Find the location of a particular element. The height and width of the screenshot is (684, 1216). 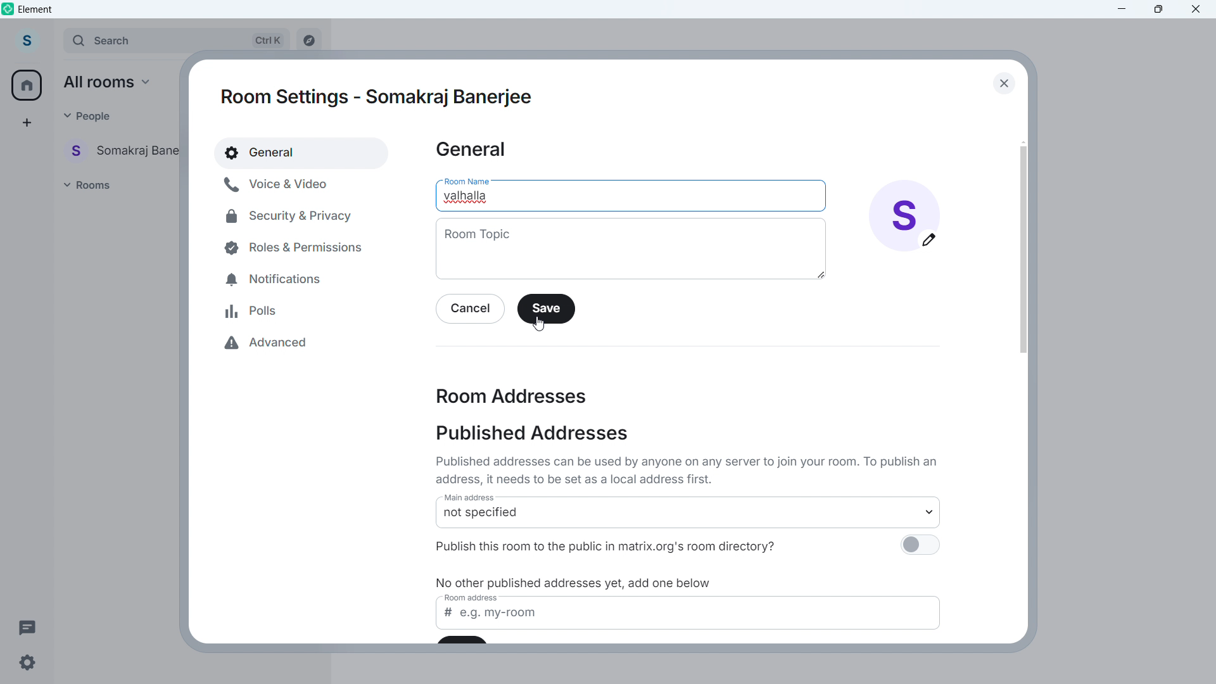

search is located at coordinates (177, 40).